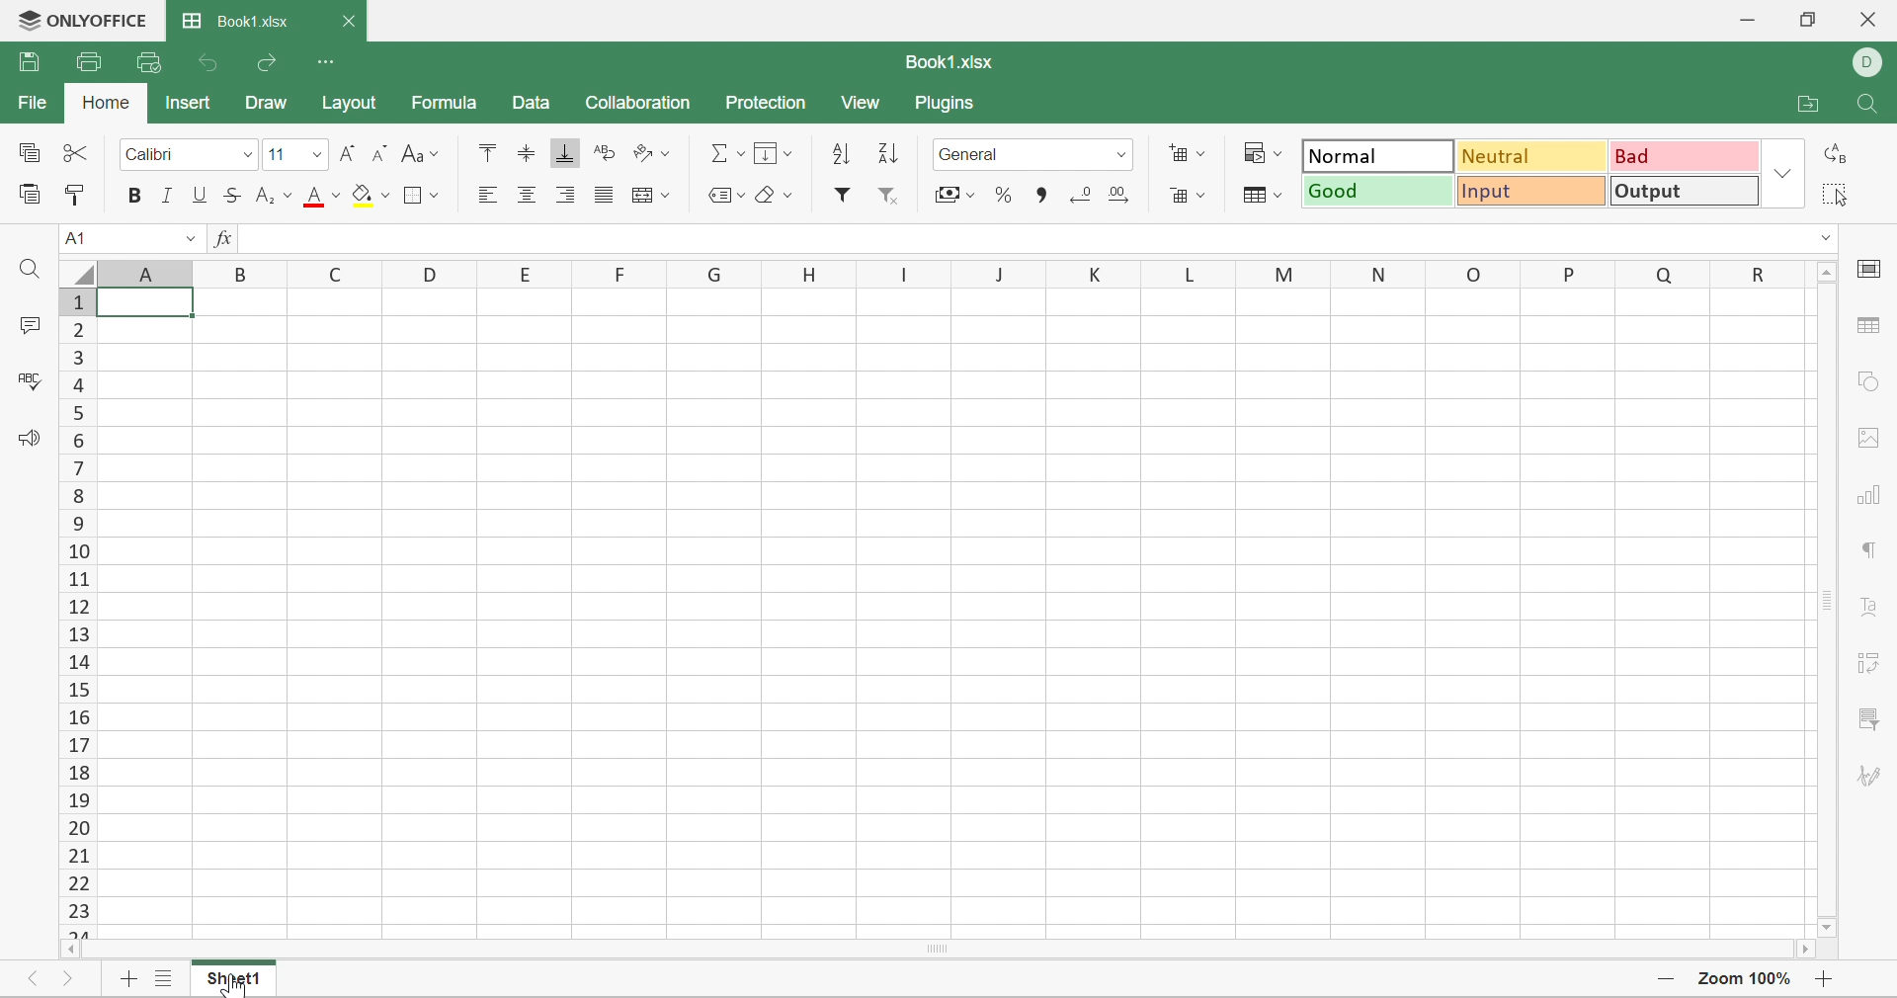 The height and width of the screenshot is (998, 1897). Describe the element at coordinates (1865, 495) in the screenshot. I see `Chart settings` at that location.